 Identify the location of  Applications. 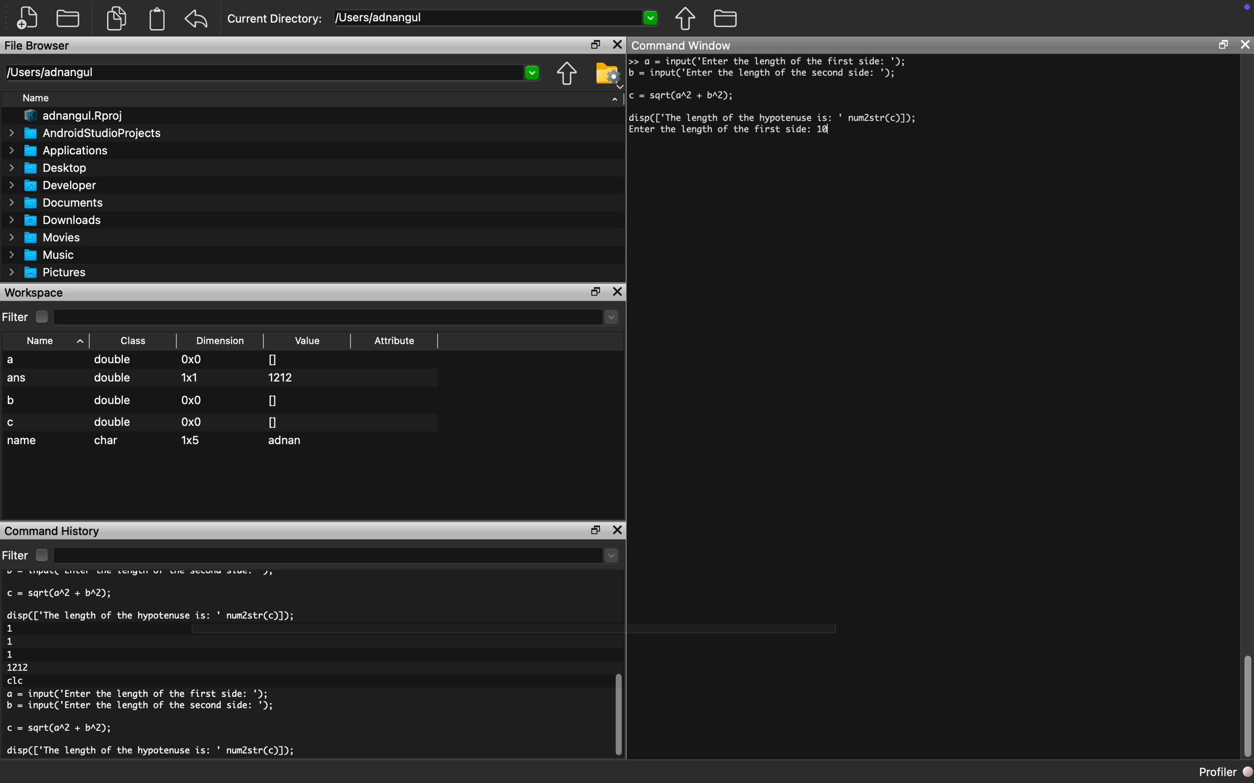
(63, 150).